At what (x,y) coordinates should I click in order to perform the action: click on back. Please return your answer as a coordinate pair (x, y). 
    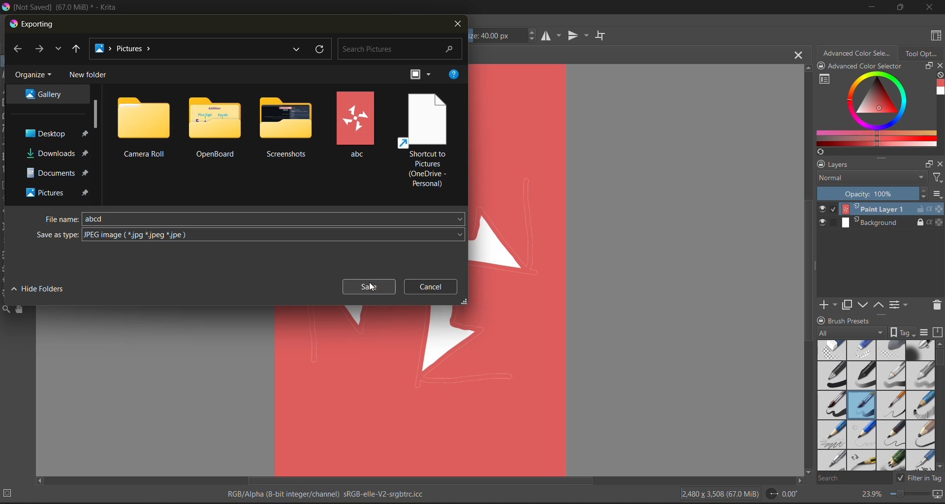
    Looking at the image, I should click on (19, 49).